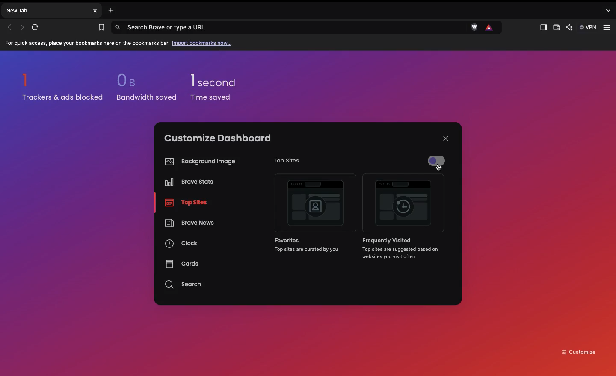 This screenshot has height=376, width=616. What do you see at coordinates (219, 83) in the screenshot?
I see `1 second time saved` at bounding box center [219, 83].